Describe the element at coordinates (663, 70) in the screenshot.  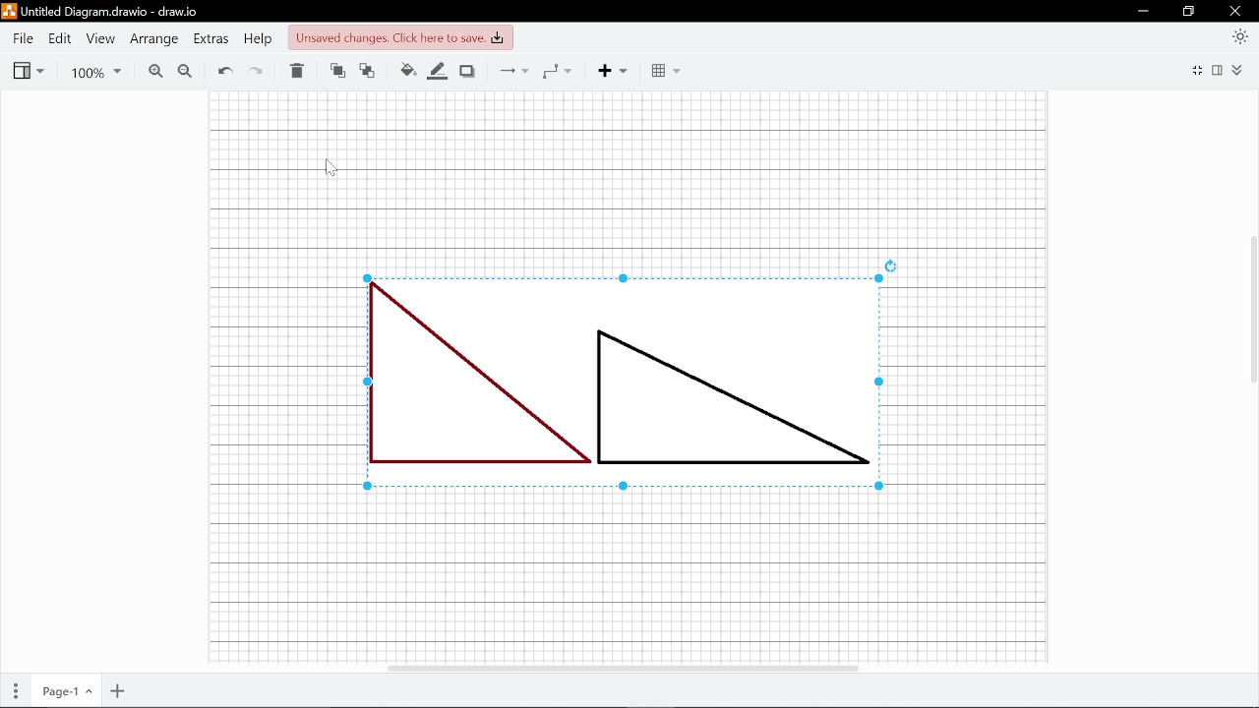
I see `Table` at that location.